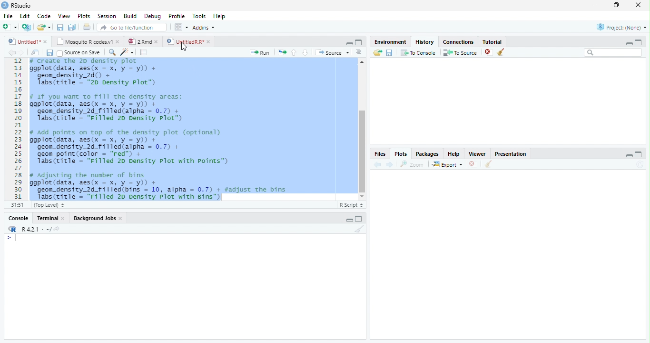  I want to click on close, so click(488, 52).